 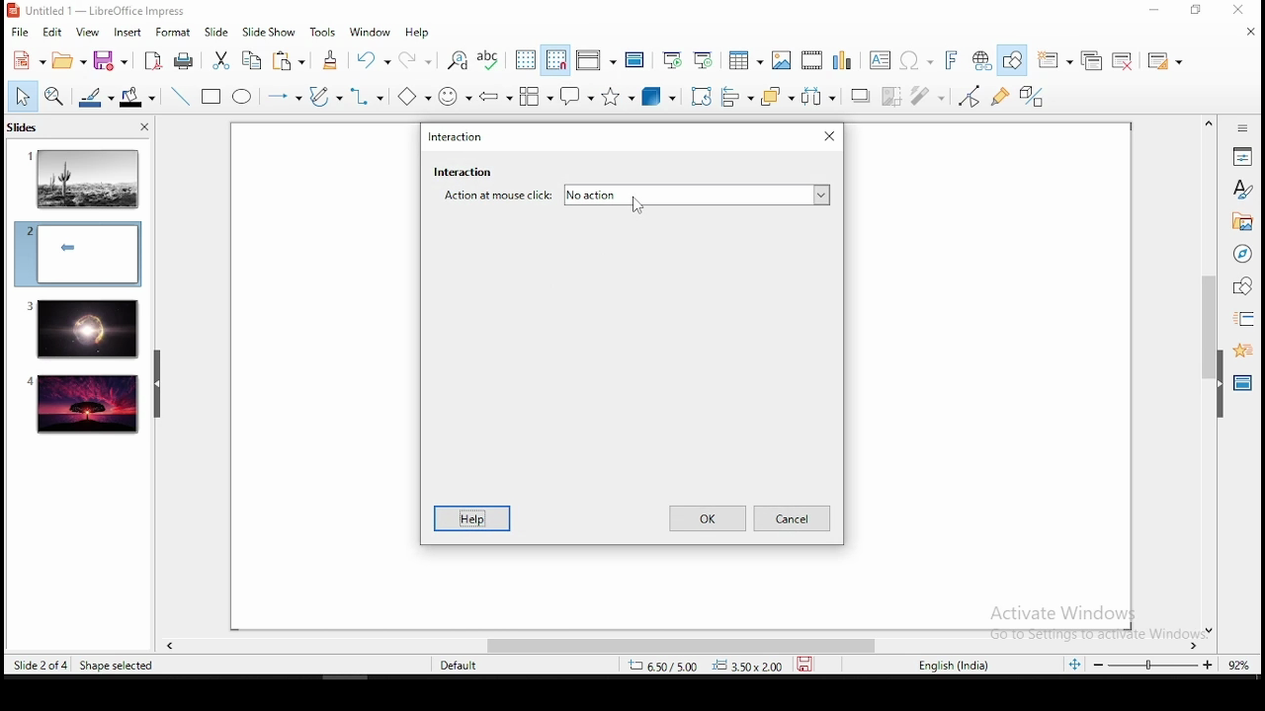 I want to click on select, so click(x=23, y=96).